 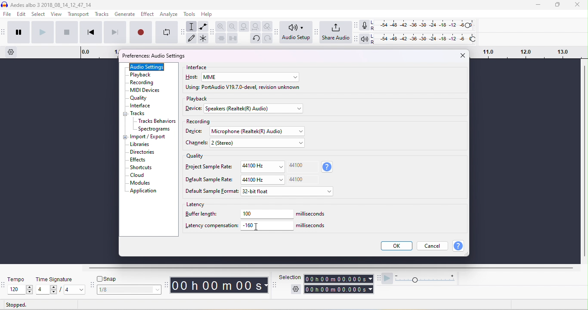 I want to click on select device, so click(x=254, y=109).